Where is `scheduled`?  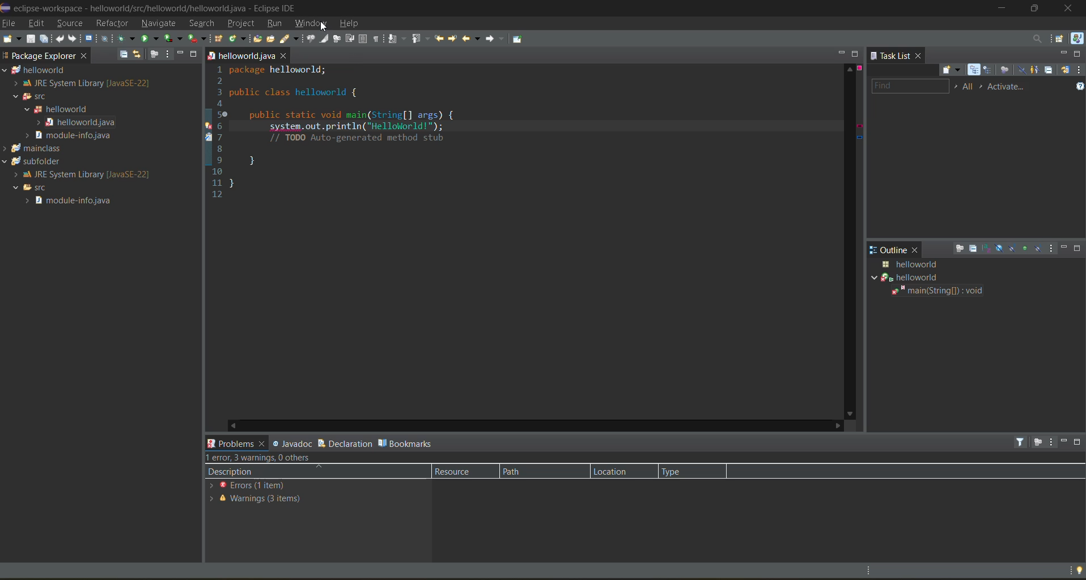 scheduled is located at coordinates (989, 70).